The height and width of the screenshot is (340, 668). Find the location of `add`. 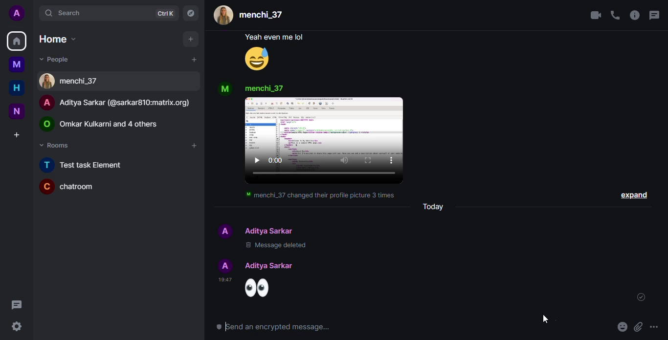

add is located at coordinates (193, 60).